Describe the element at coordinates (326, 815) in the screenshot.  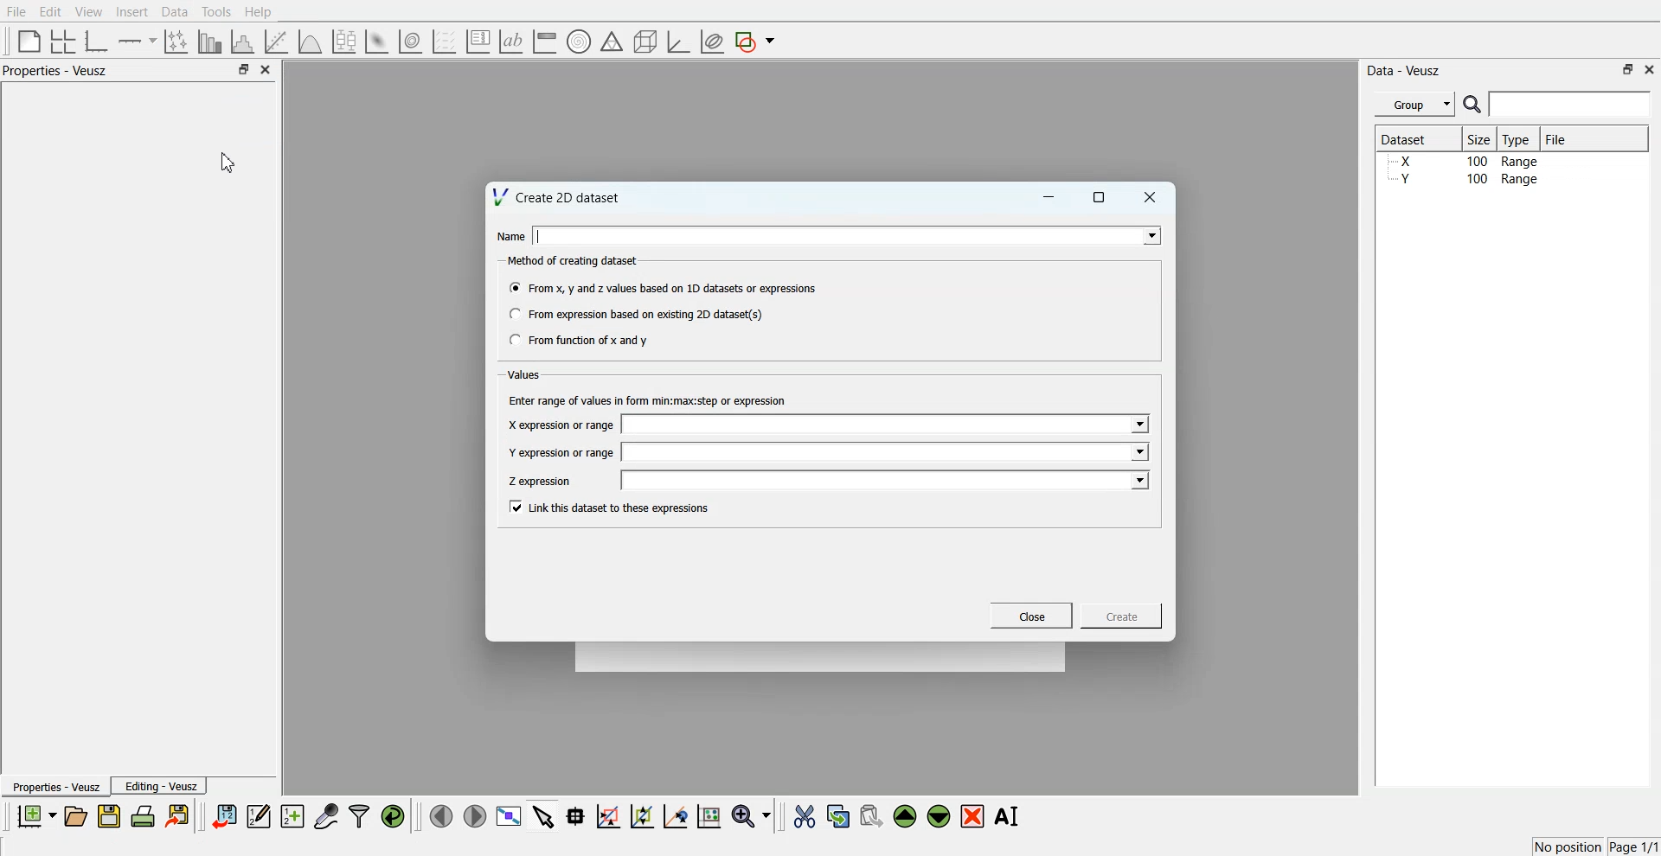
I see `Capture remote data` at that location.